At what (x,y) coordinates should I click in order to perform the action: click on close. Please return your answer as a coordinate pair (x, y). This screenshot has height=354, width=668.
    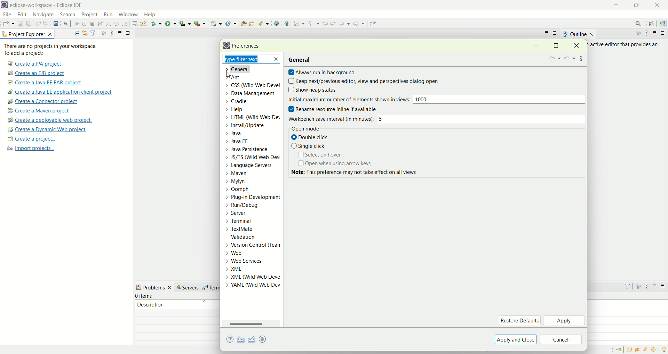
    Looking at the image, I should click on (659, 5).